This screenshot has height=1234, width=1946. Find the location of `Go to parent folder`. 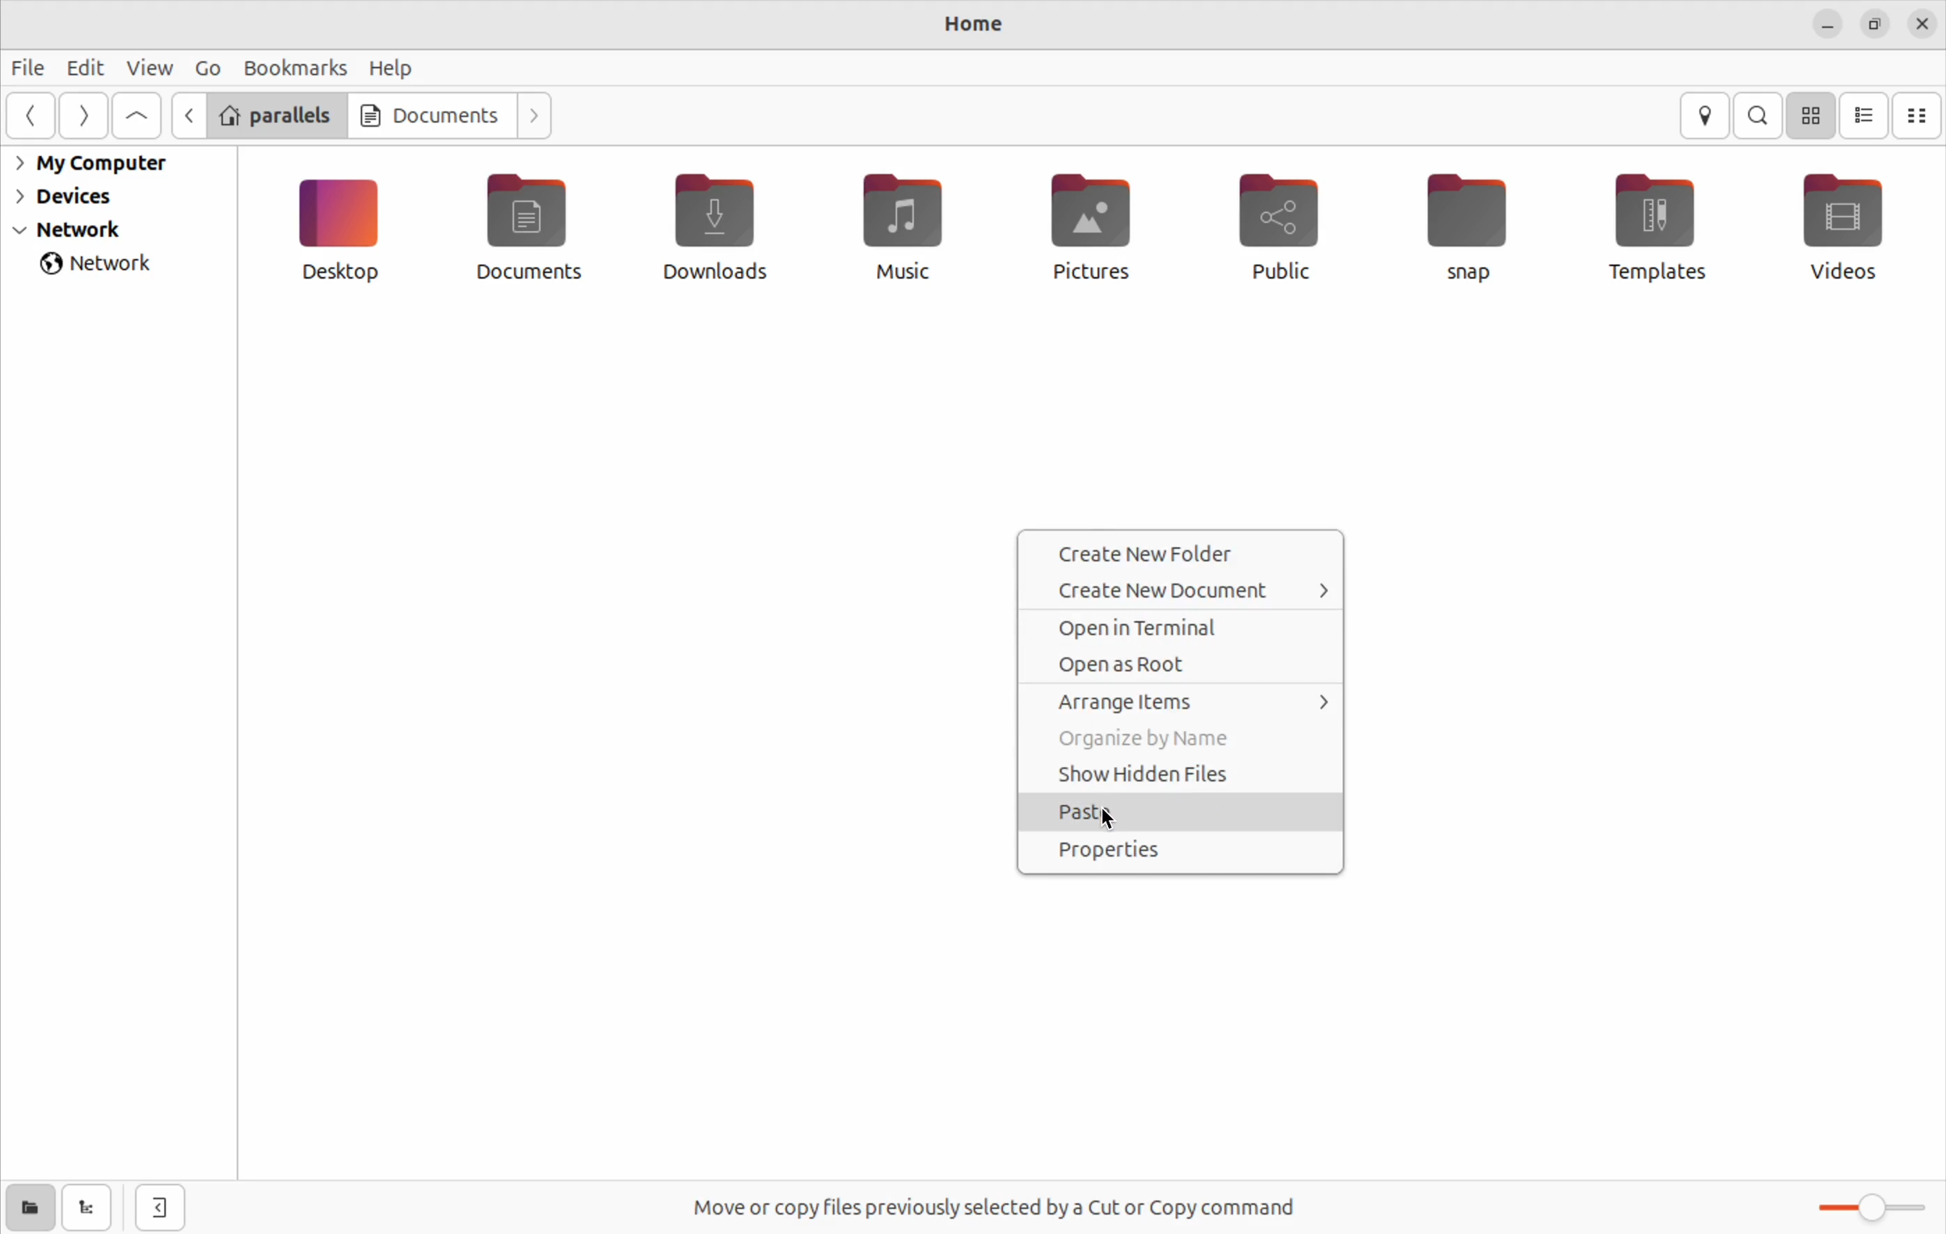

Go to parent folder is located at coordinates (138, 116).